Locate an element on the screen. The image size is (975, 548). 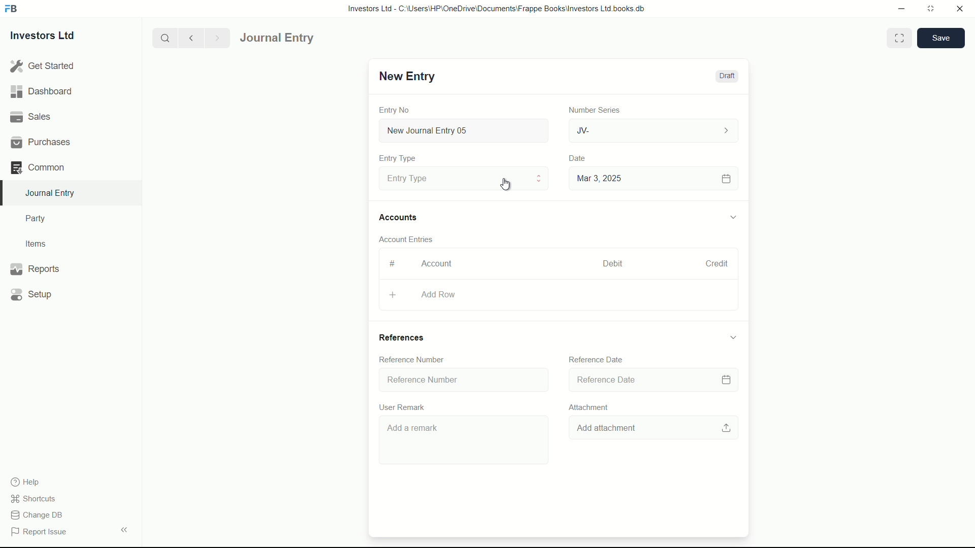
New Journal Entry 05 is located at coordinates (465, 131).